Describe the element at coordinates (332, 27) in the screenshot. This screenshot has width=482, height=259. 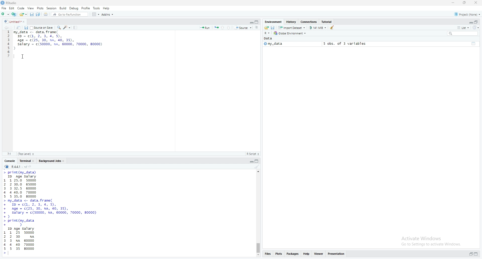
I see `clear object from the workspace` at that location.